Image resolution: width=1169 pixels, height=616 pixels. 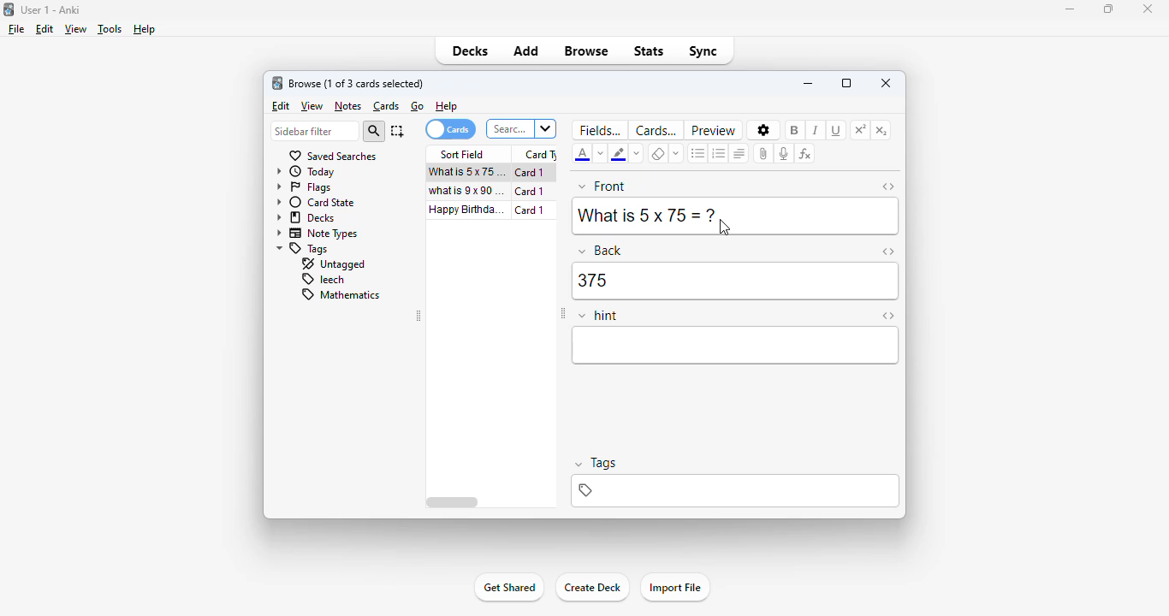 What do you see at coordinates (601, 155) in the screenshot?
I see `change color` at bounding box center [601, 155].